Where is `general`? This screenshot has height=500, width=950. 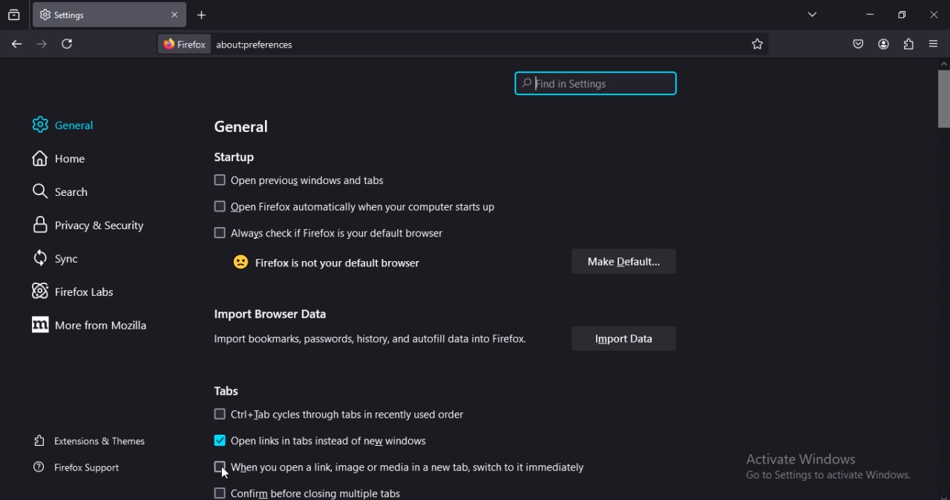
general is located at coordinates (248, 127).